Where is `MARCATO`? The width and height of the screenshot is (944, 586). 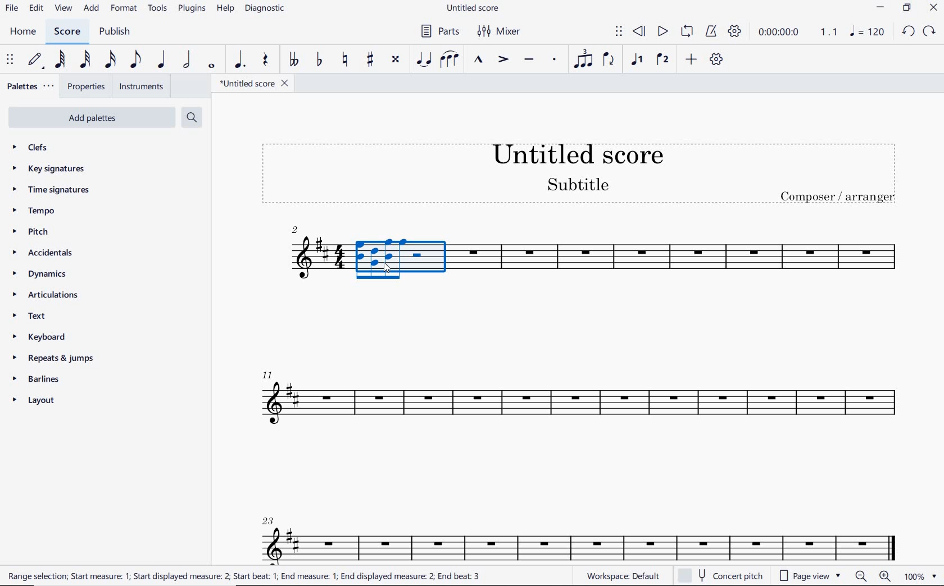
MARCATO is located at coordinates (477, 61).